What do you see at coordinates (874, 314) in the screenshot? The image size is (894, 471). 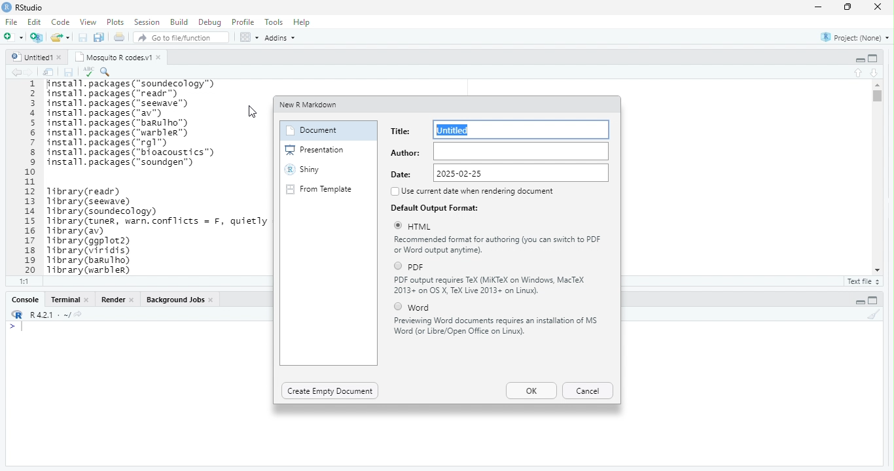 I see `clean` at bounding box center [874, 314].